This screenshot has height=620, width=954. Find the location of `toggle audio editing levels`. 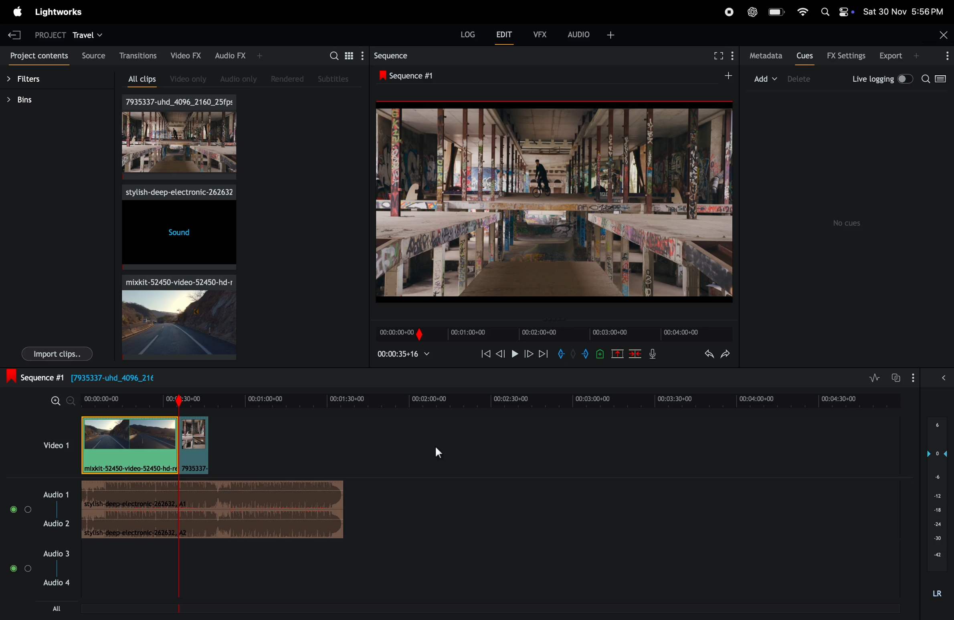

toggle audio editing levels is located at coordinates (872, 377).